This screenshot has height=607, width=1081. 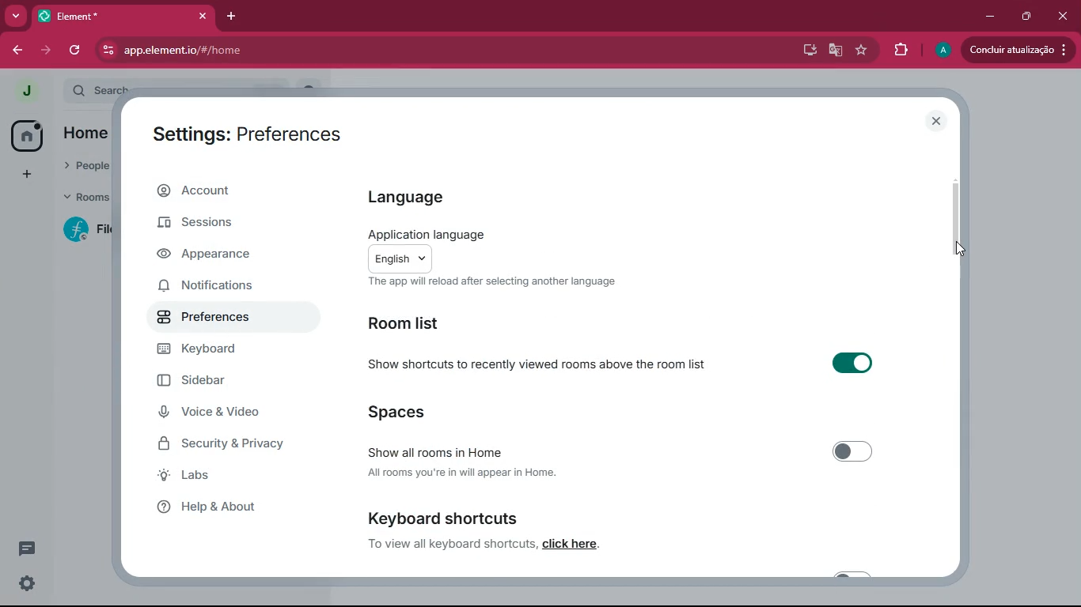 I want to click on more, so click(x=15, y=16).